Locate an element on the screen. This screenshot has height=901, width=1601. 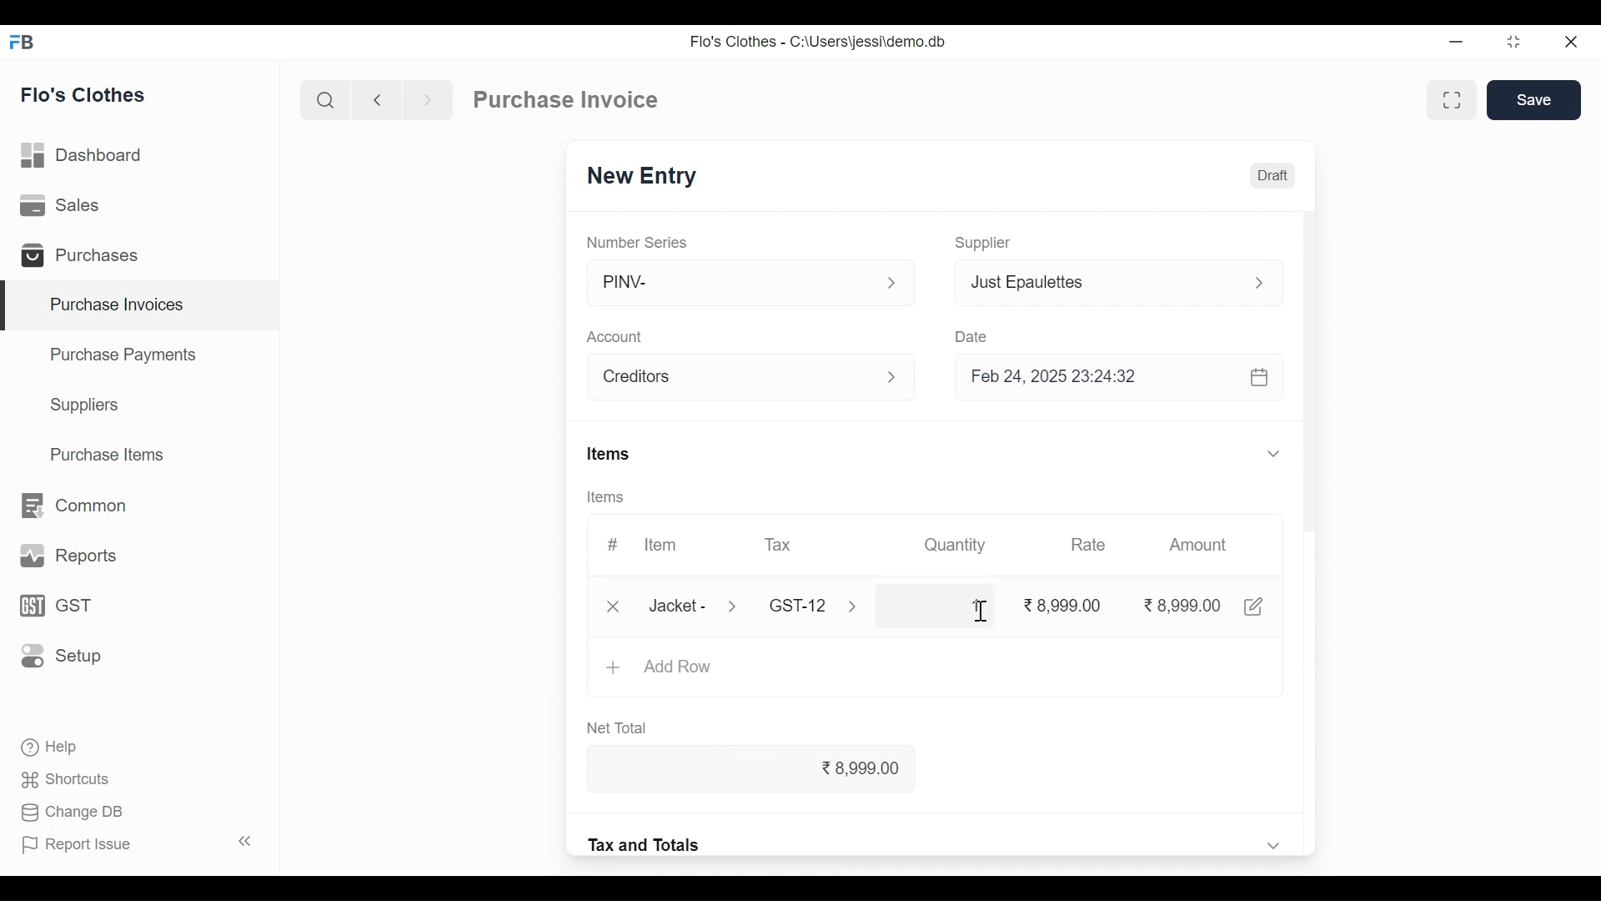
Flo's Clothes is located at coordinates (86, 94).